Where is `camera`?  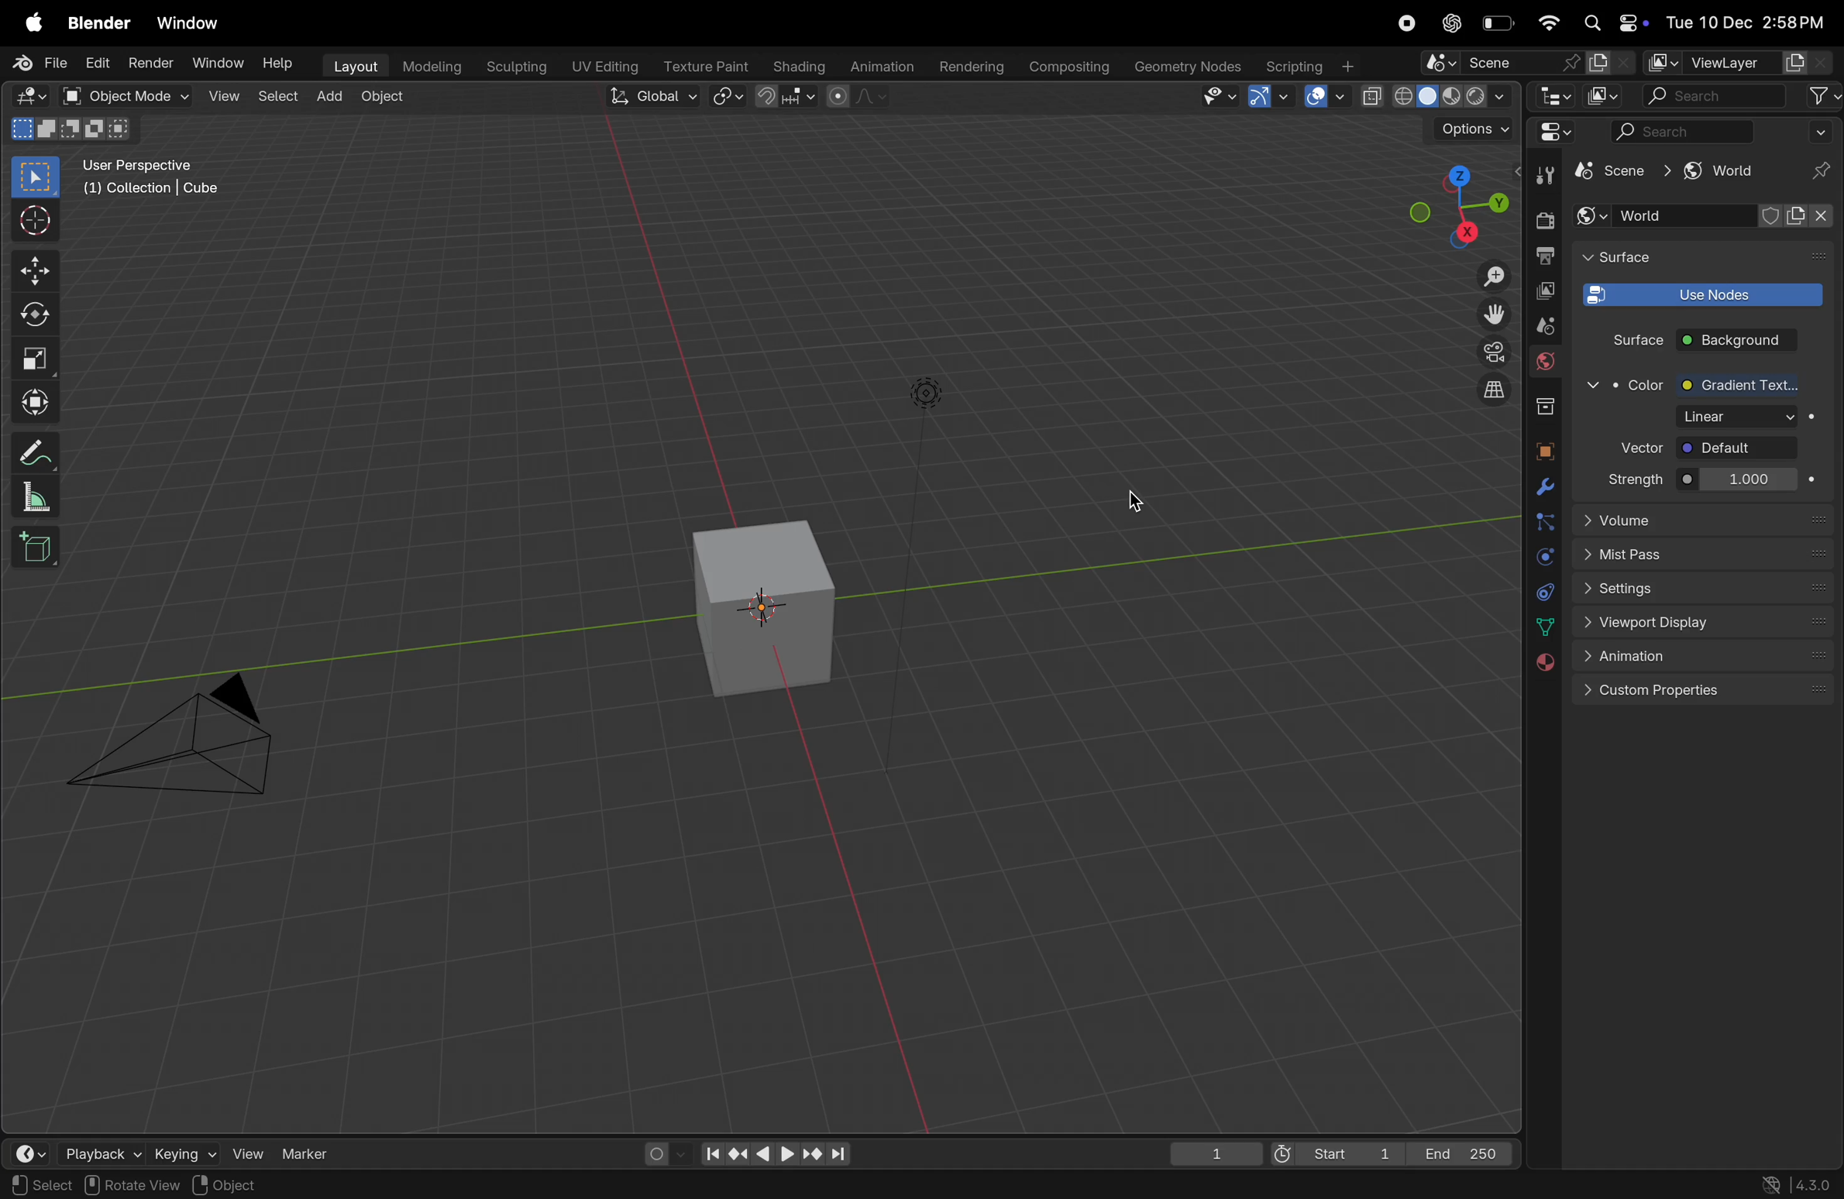
camera is located at coordinates (1489, 352).